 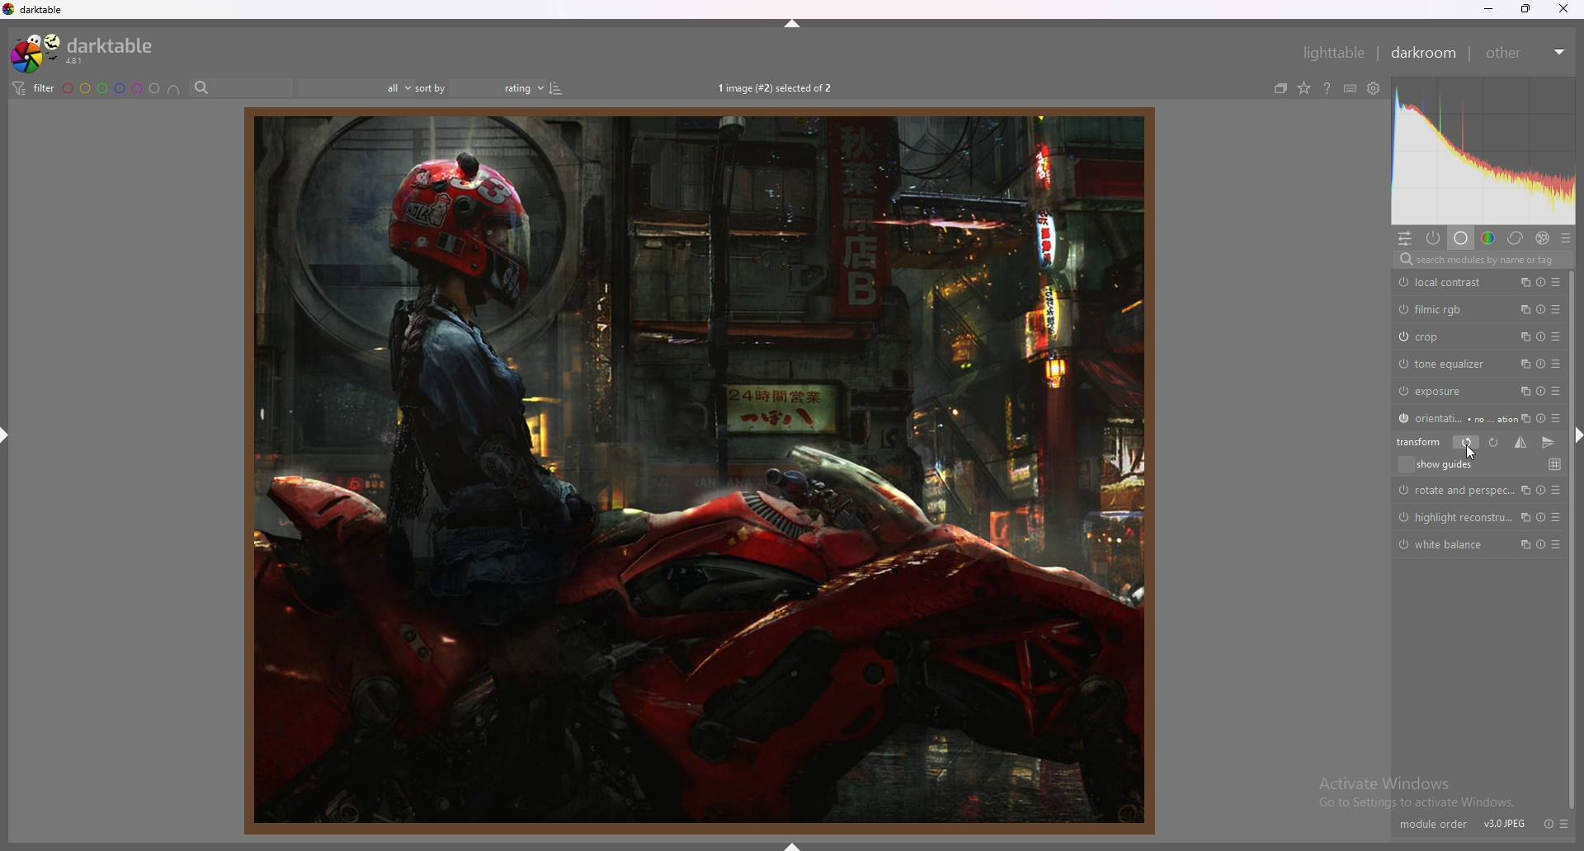 What do you see at coordinates (1541, 390) in the screenshot?
I see `reset` at bounding box center [1541, 390].